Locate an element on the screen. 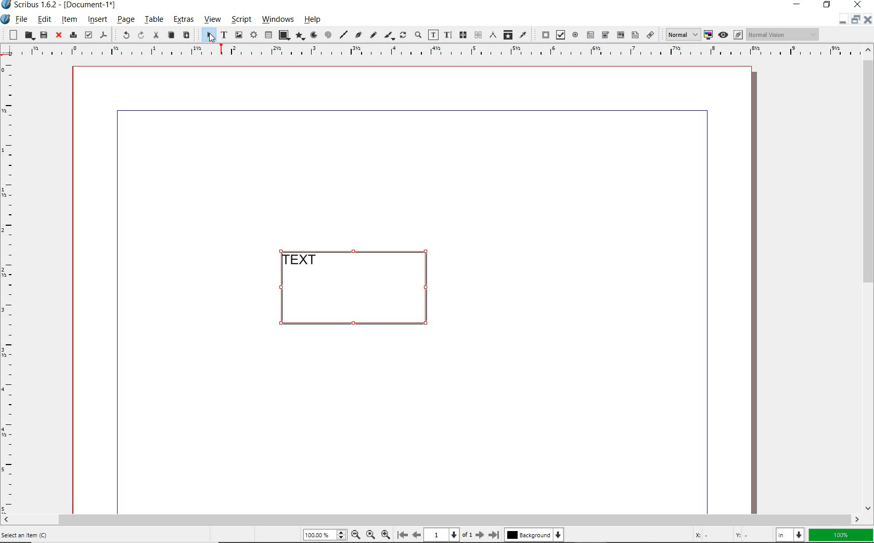 The image size is (874, 543). help is located at coordinates (312, 21).